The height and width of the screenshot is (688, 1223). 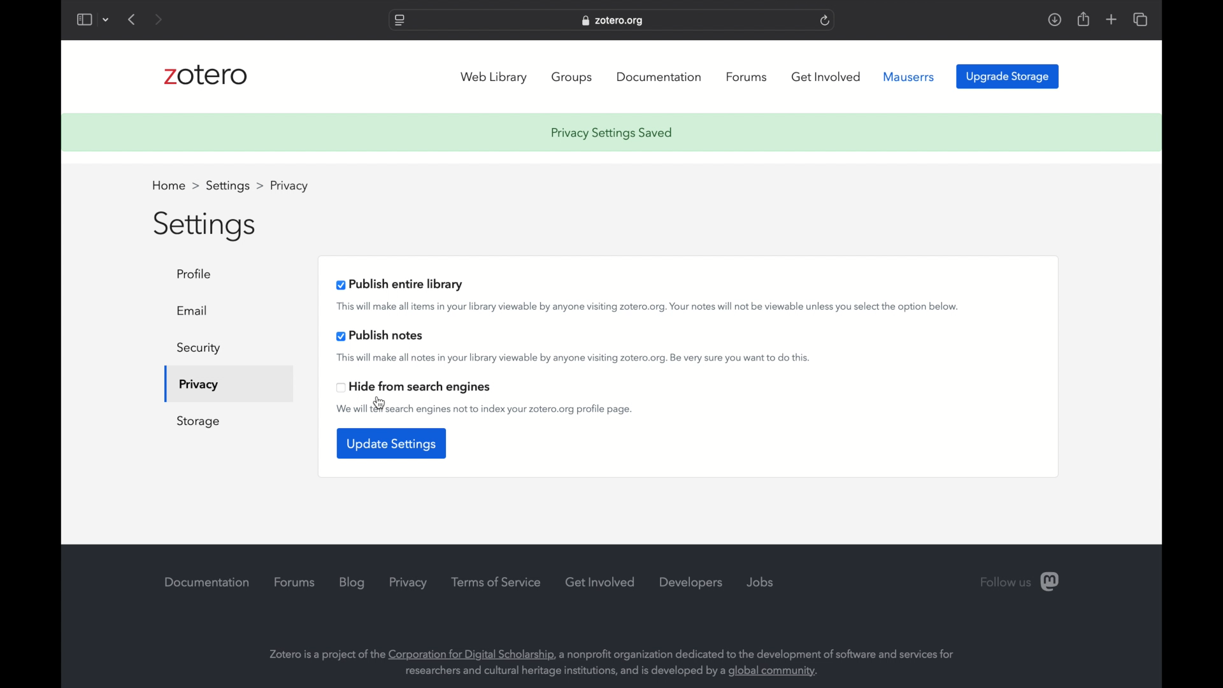 I want to click on mauserrs, so click(x=911, y=77).